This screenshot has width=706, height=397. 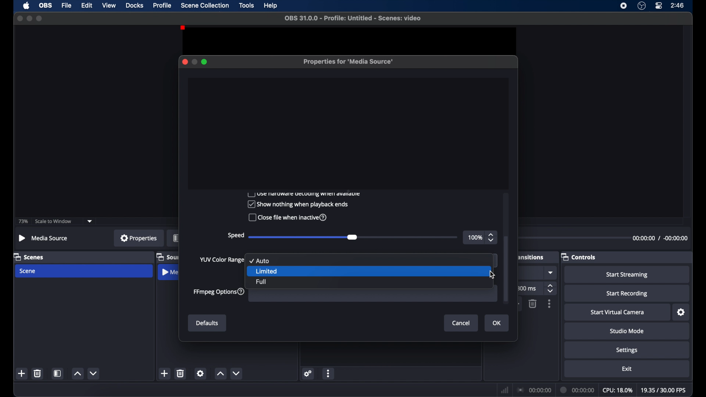 What do you see at coordinates (94, 373) in the screenshot?
I see `decrement` at bounding box center [94, 373].